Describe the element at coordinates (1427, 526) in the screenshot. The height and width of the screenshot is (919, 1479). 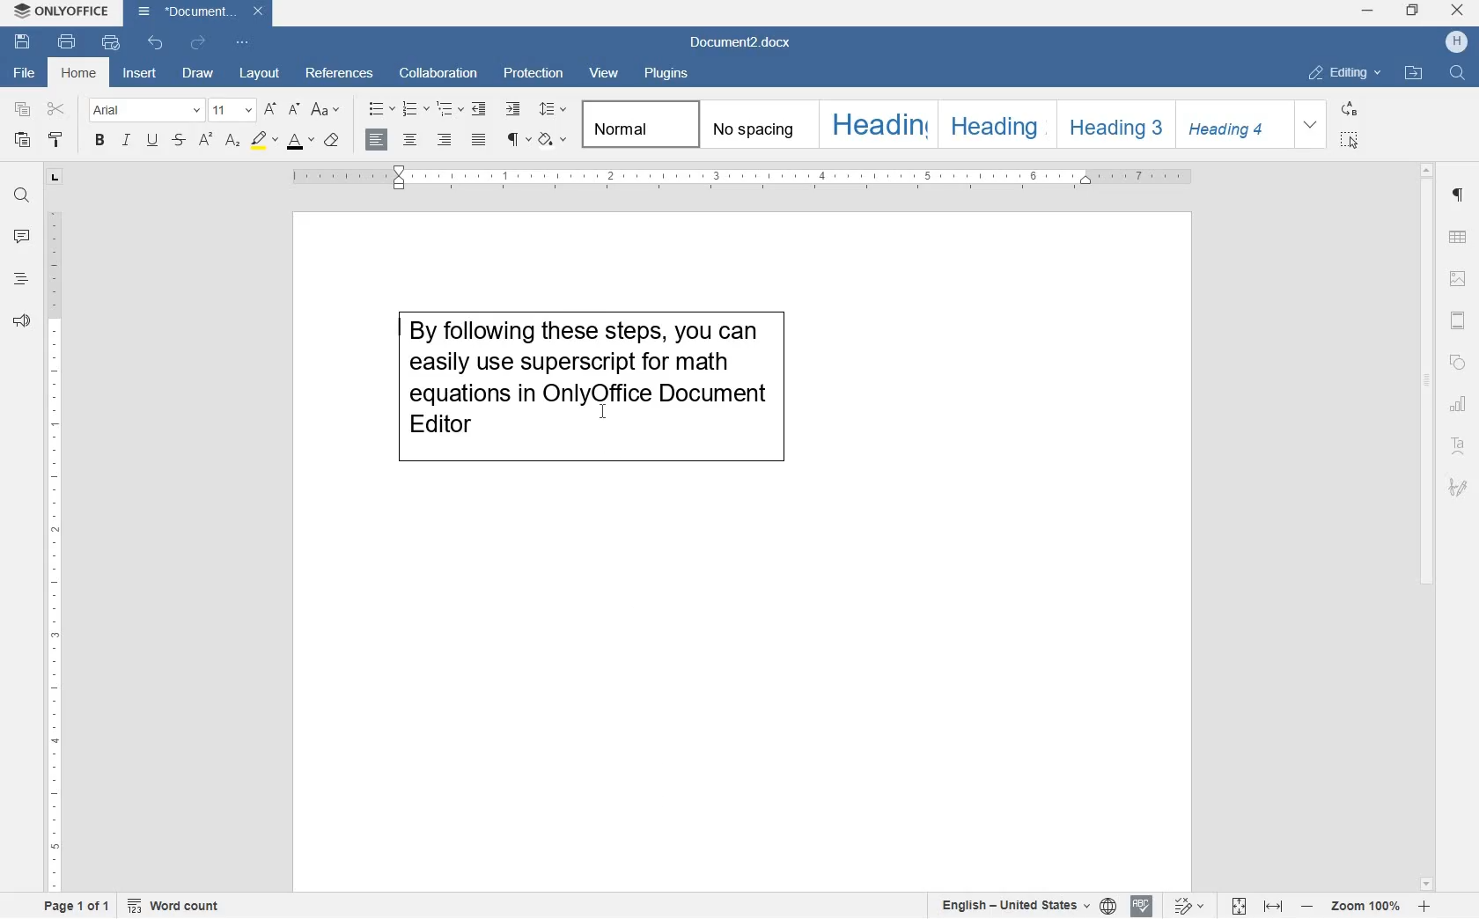
I see `scrollbar` at that location.